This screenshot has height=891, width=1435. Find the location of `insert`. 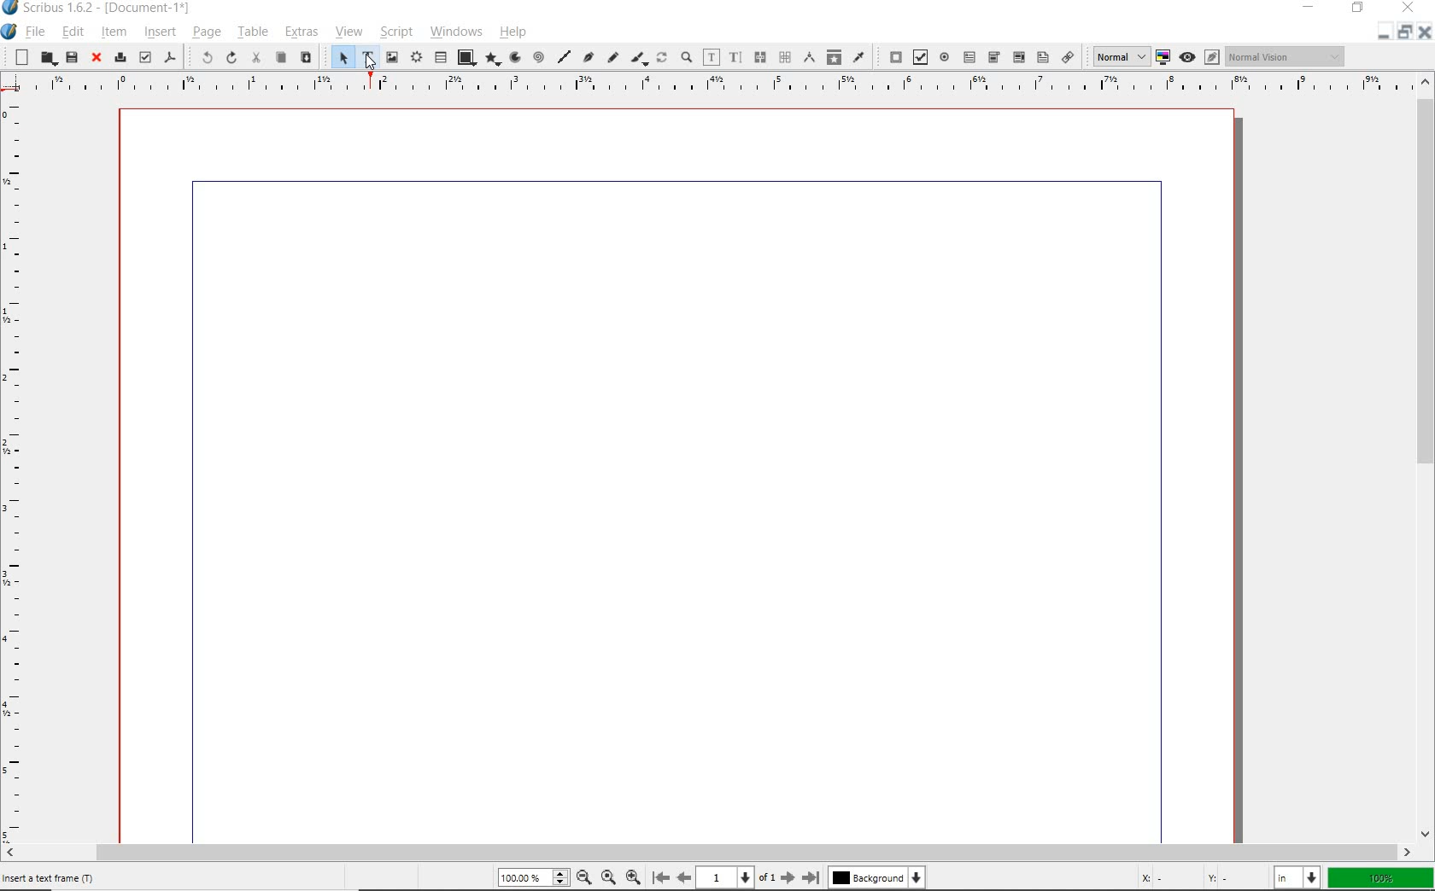

insert is located at coordinates (158, 32).